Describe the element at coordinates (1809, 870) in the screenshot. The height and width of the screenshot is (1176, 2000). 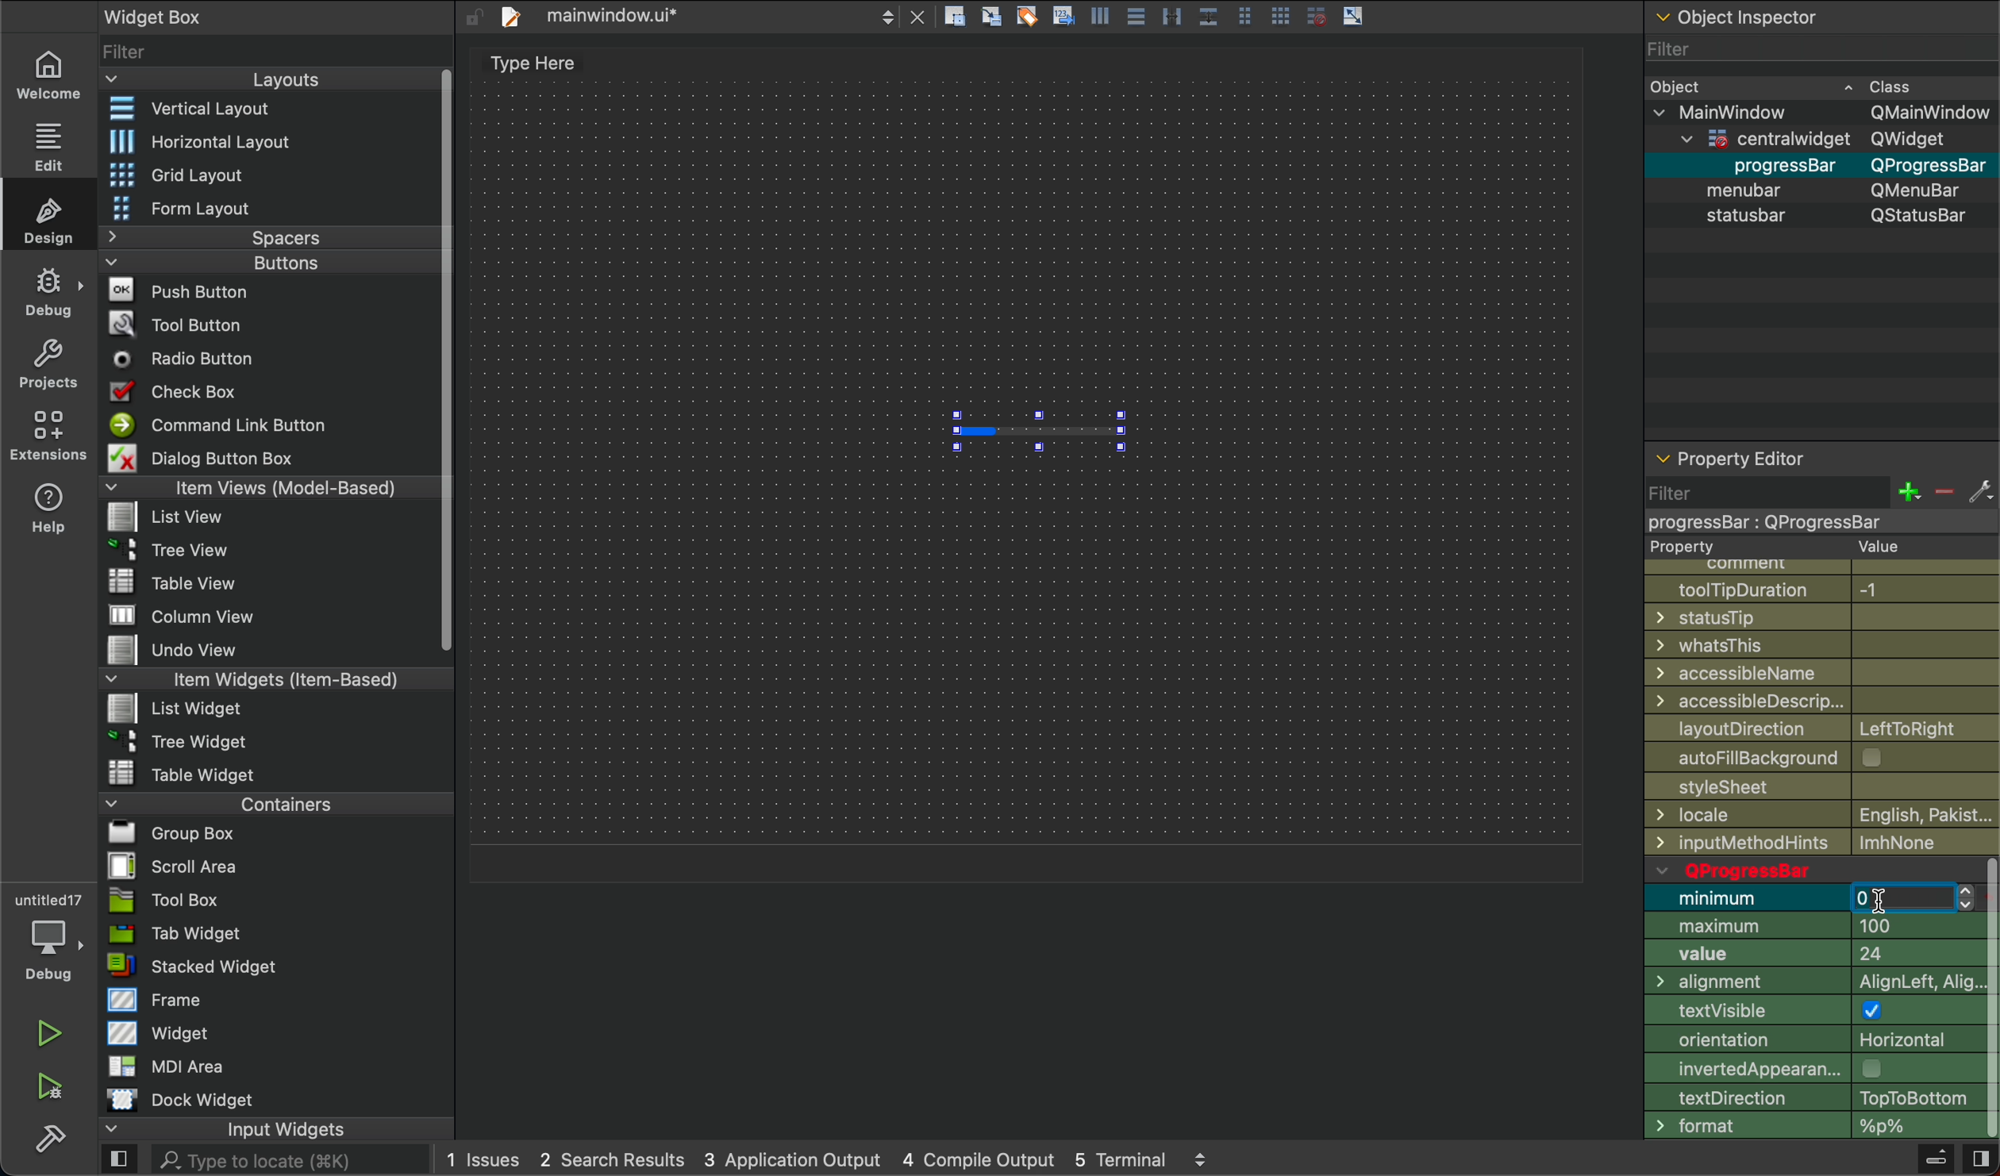
I see `qprogress bar` at that location.